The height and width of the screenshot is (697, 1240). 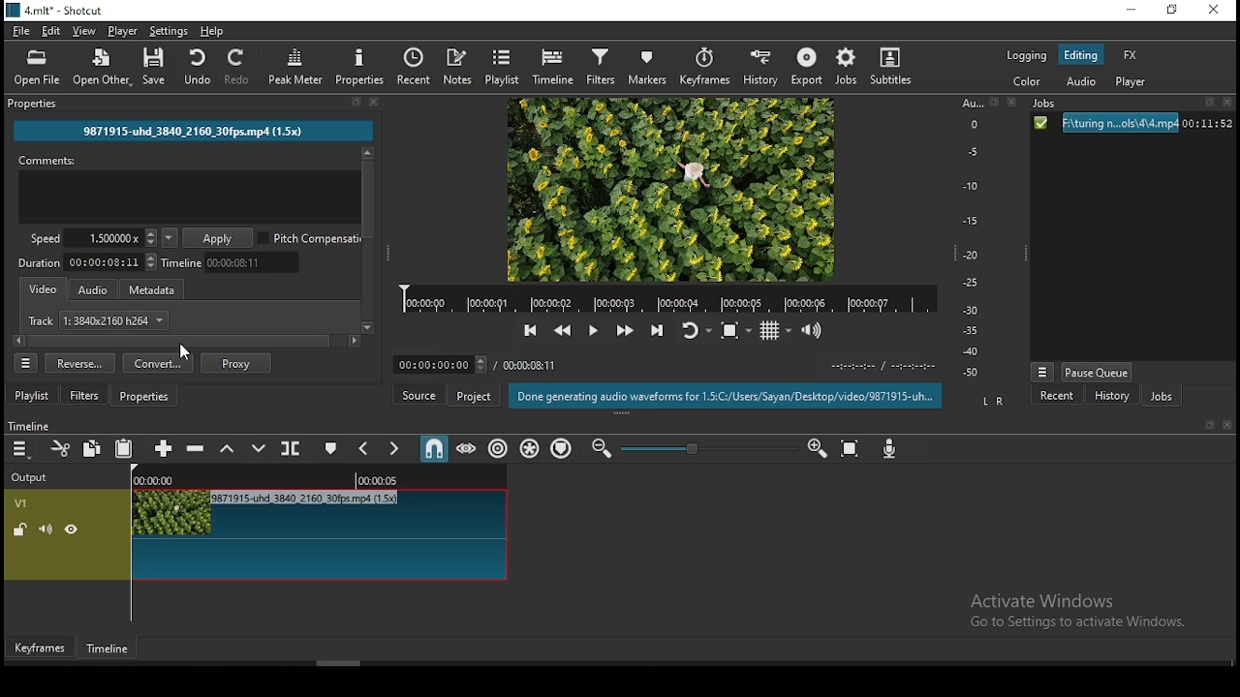 What do you see at coordinates (33, 102) in the screenshot?
I see `properties` at bounding box center [33, 102].